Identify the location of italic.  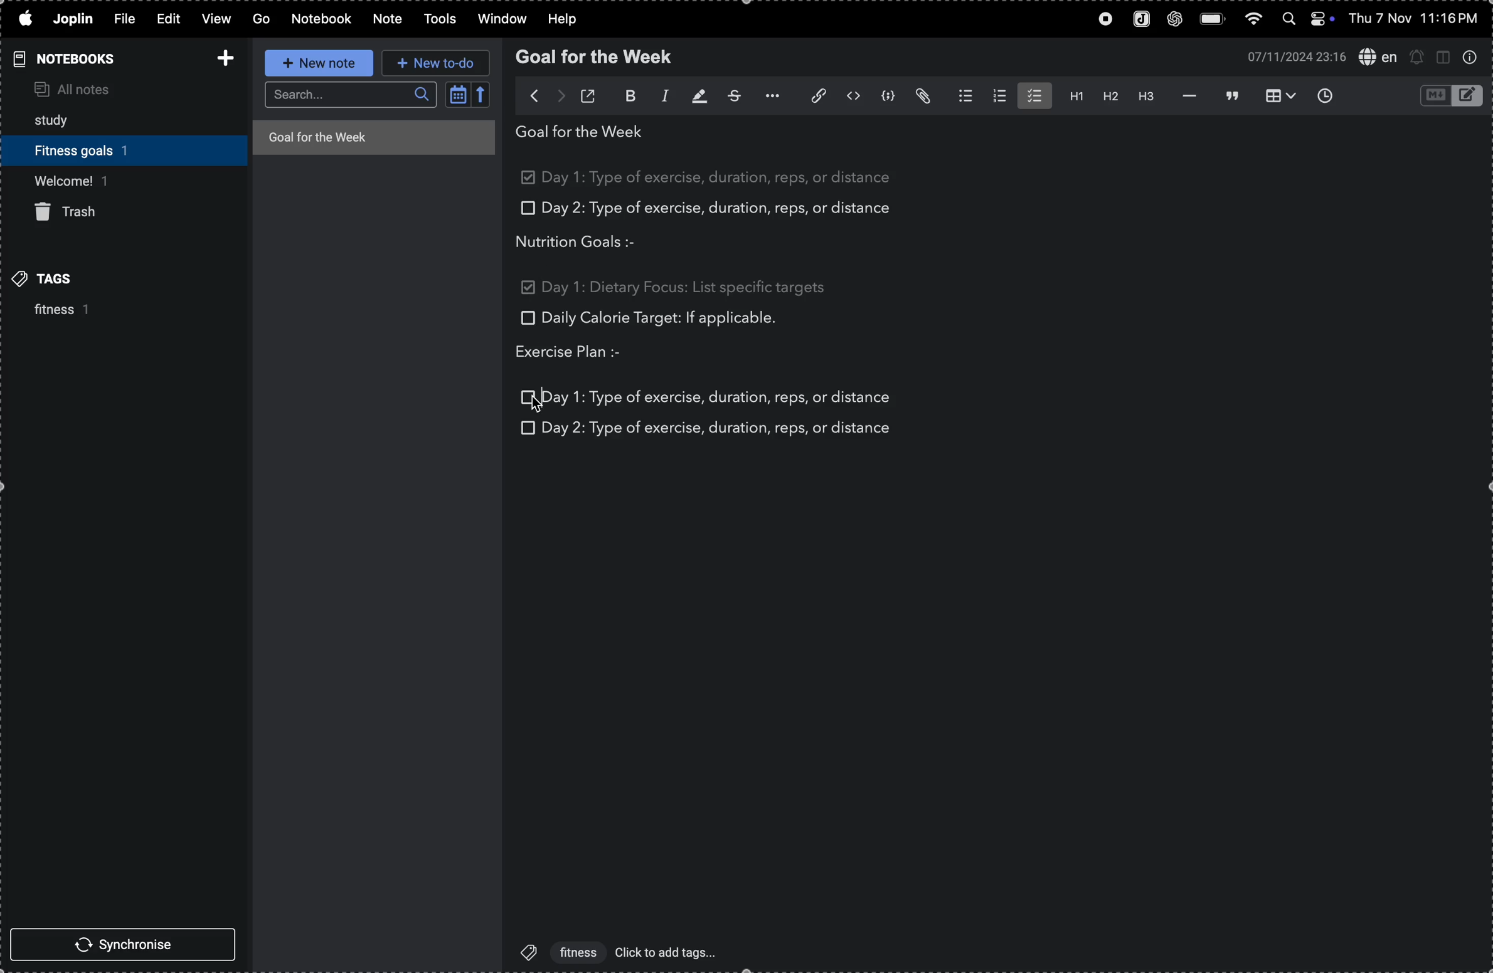
(657, 97).